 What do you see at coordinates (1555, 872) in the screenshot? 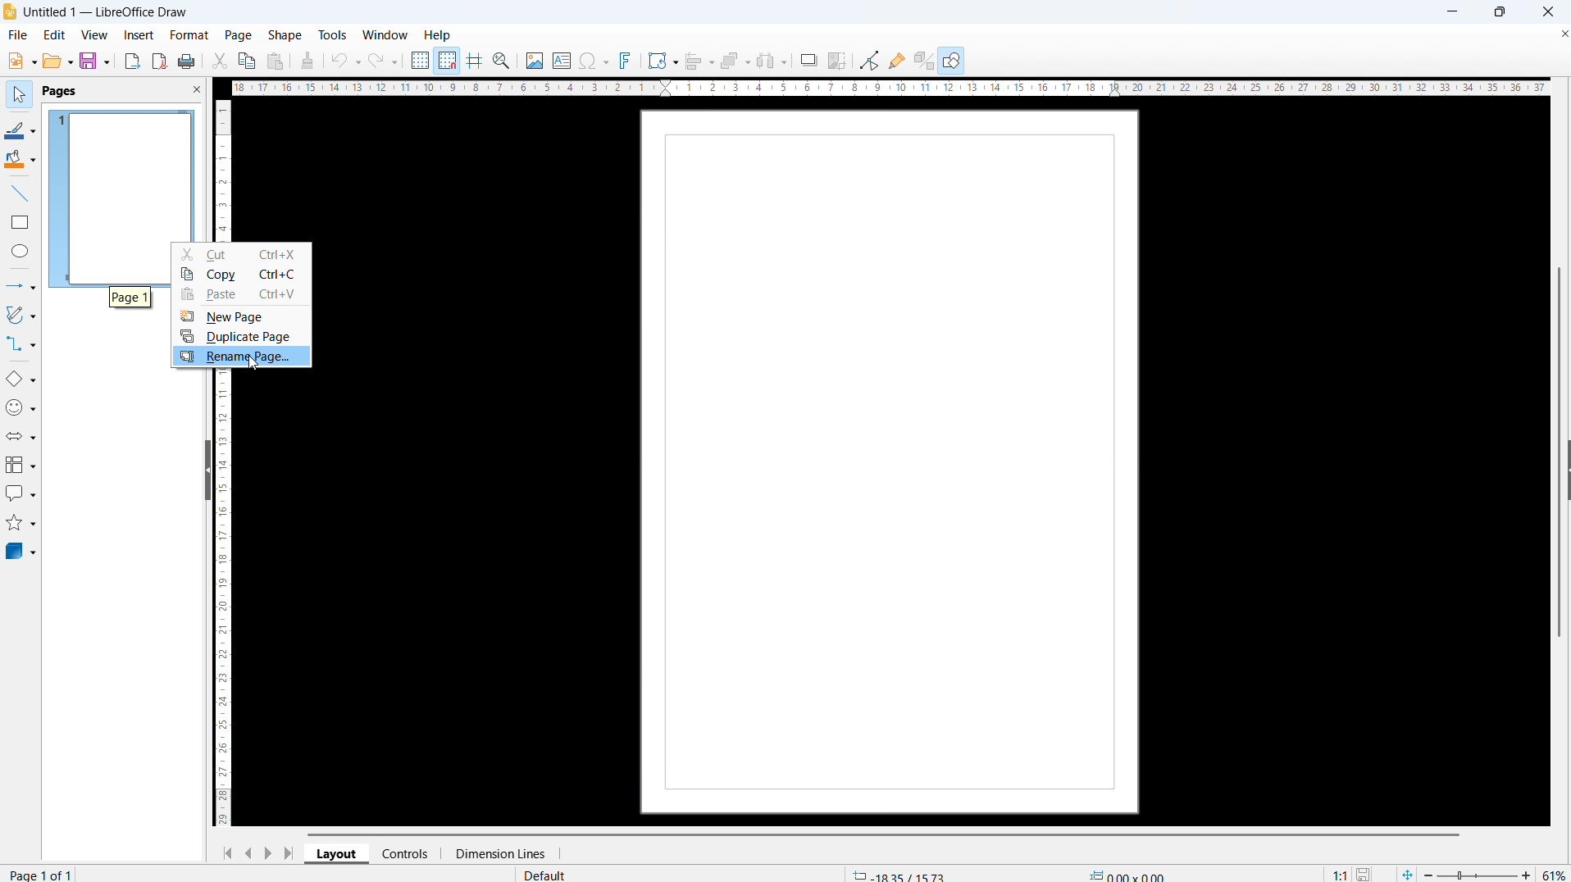
I see `zoom level` at bounding box center [1555, 872].